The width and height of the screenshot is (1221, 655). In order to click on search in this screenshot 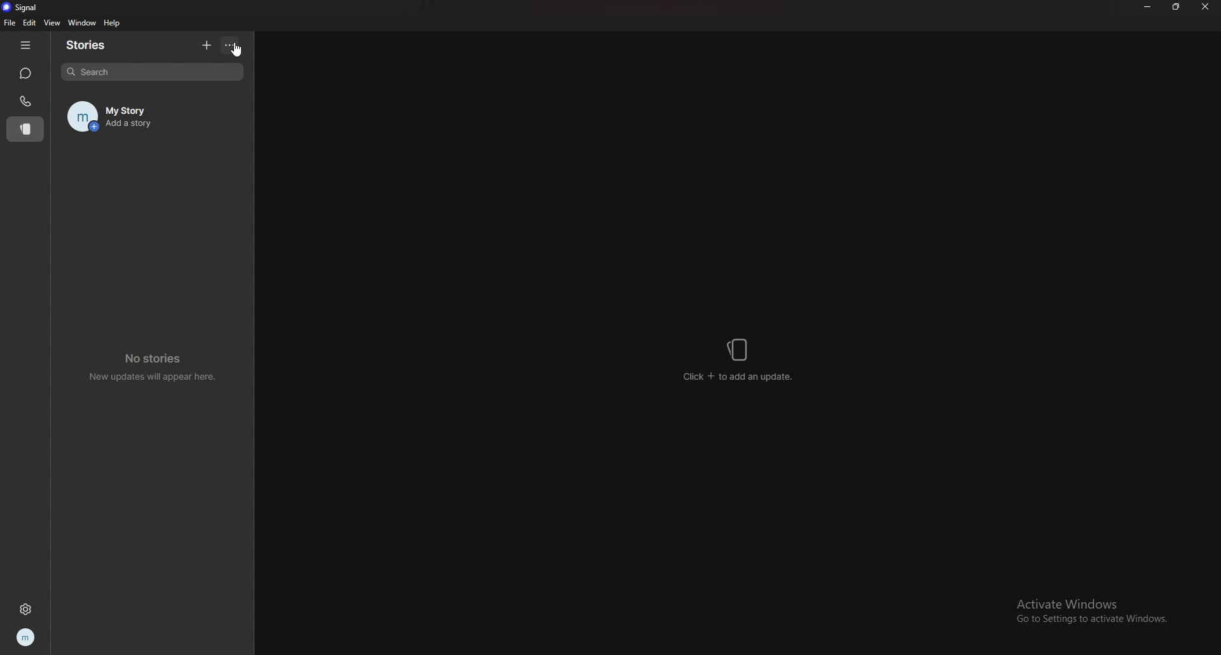, I will do `click(152, 73)`.